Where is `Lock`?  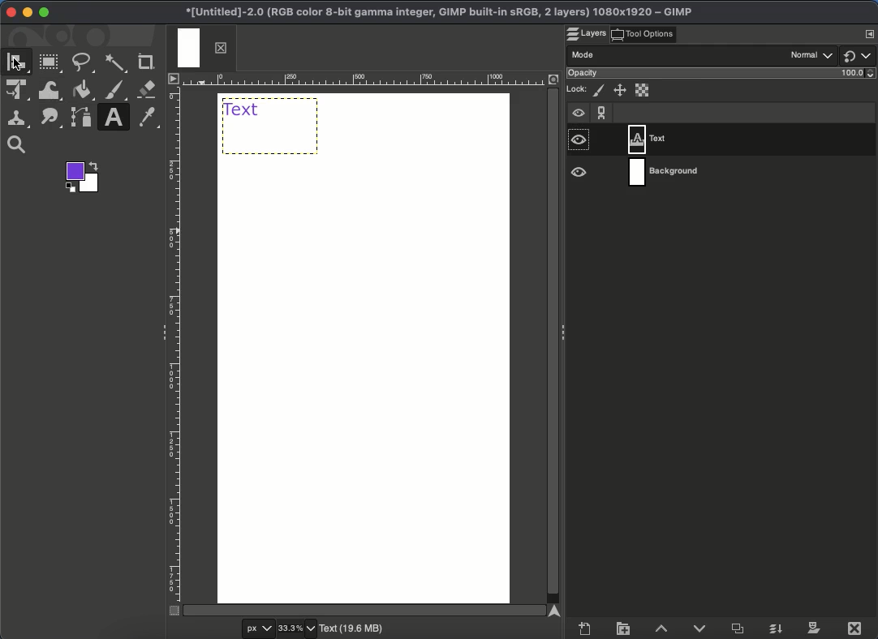 Lock is located at coordinates (578, 92).